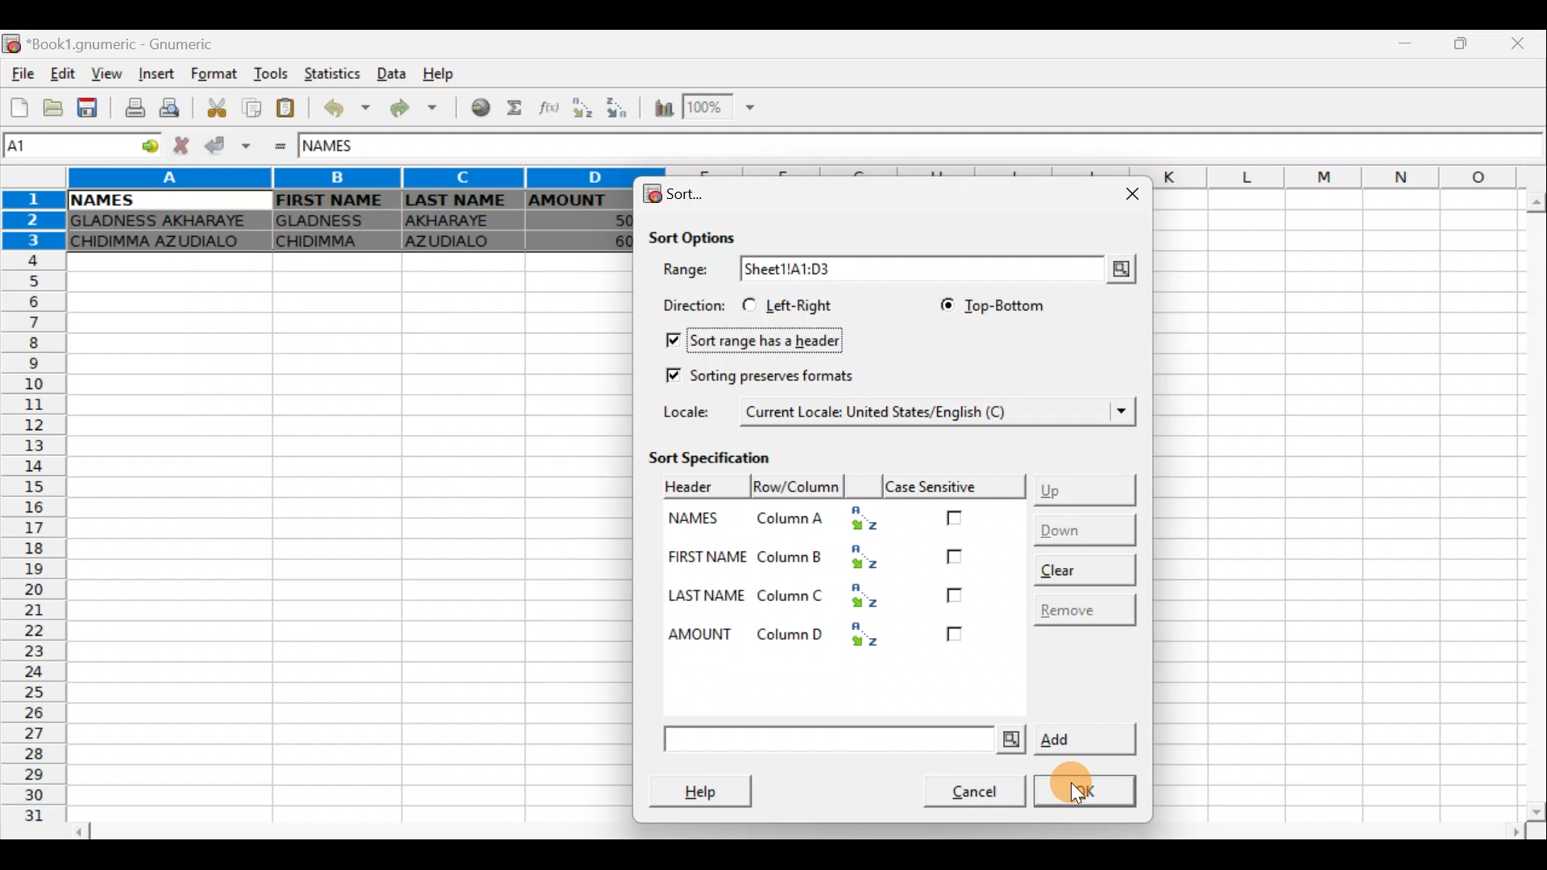 The height and width of the screenshot is (870, 1547). What do you see at coordinates (1088, 487) in the screenshot?
I see `Up` at bounding box center [1088, 487].